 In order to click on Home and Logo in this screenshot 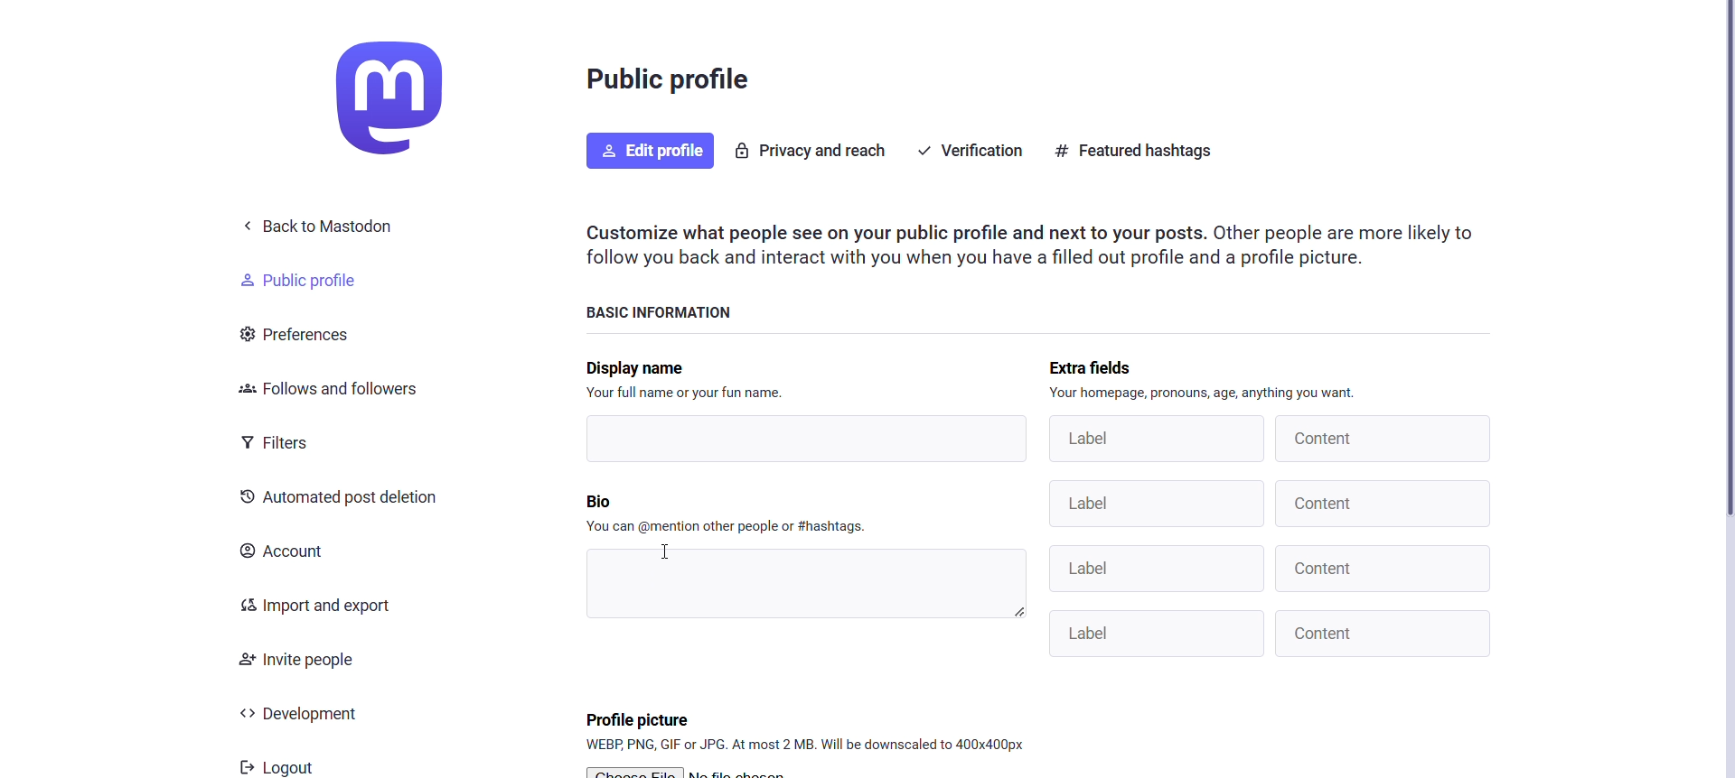, I will do `click(406, 97)`.